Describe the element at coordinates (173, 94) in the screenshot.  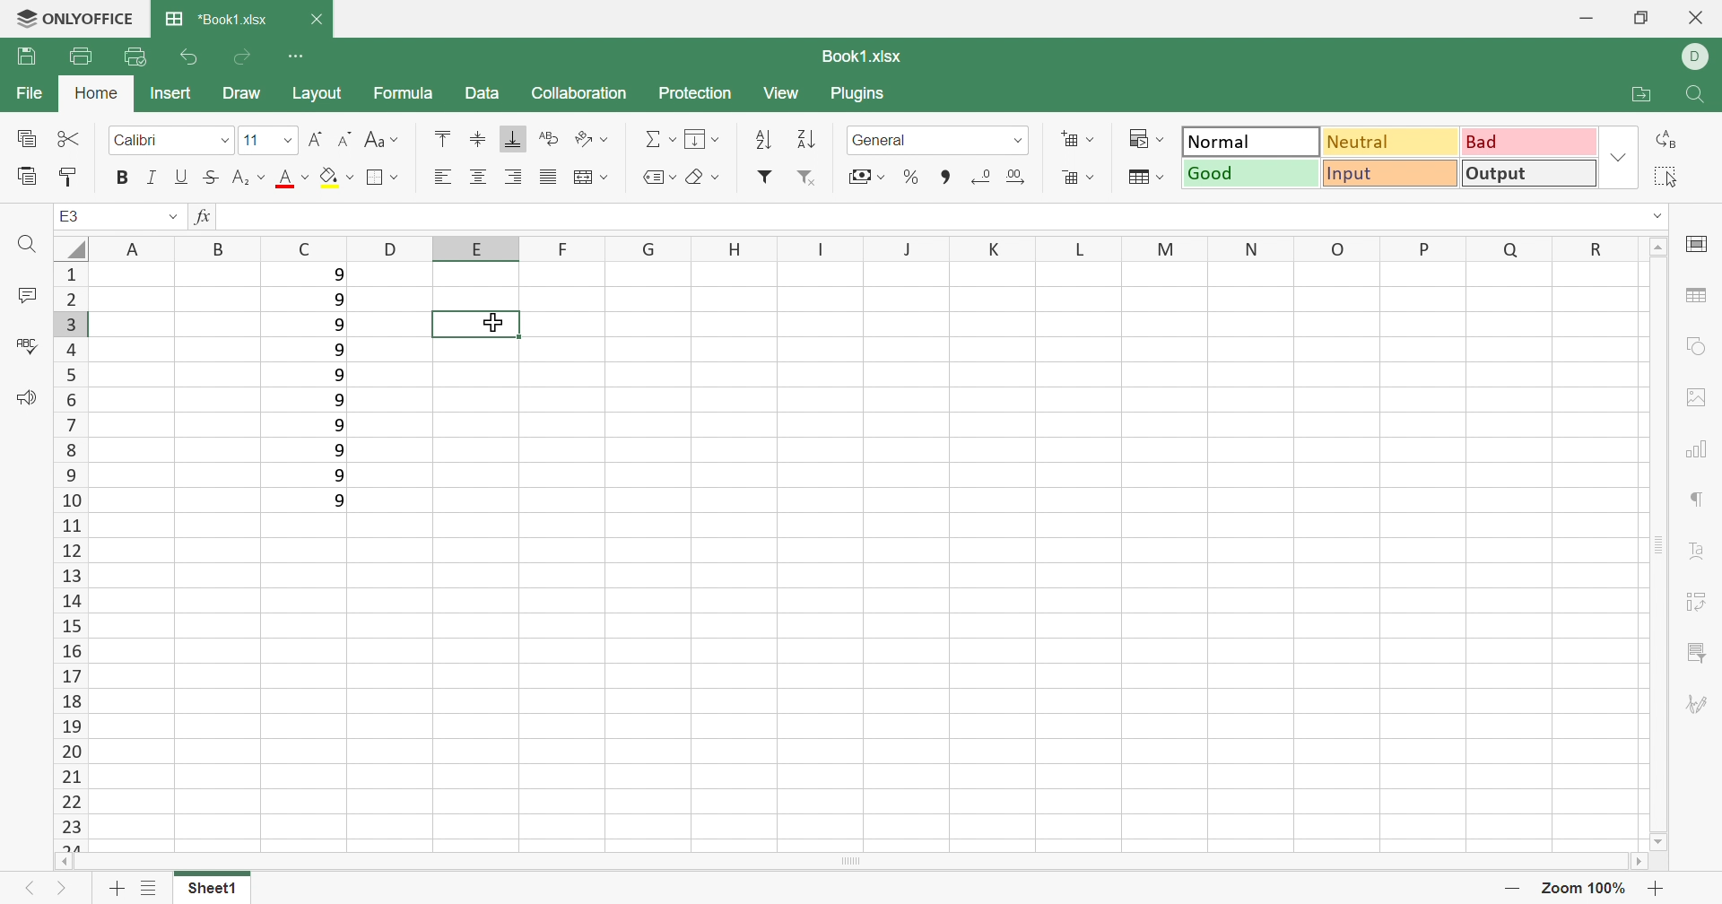
I see `Insert` at that location.